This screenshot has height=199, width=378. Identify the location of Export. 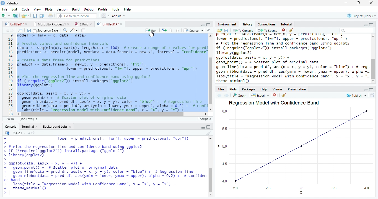
(260, 96).